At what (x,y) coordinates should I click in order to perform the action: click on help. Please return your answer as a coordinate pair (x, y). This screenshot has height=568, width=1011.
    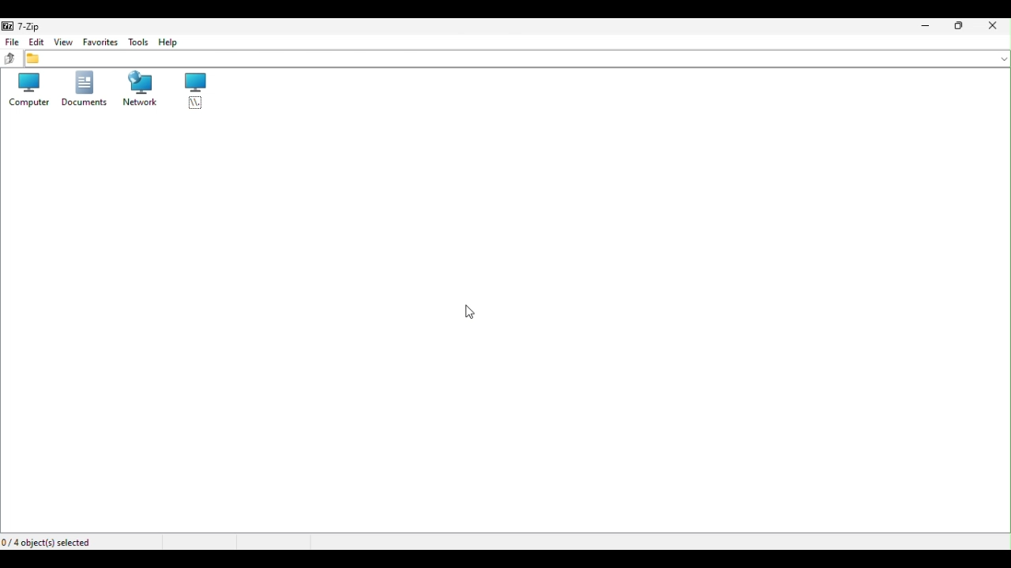
    Looking at the image, I should click on (168, 43).